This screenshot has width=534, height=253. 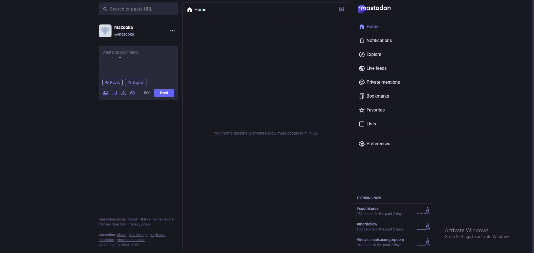 What do you see at coordinates (124, 94) in the screenshot?
I see `warning` at bounding box center [124, 94].